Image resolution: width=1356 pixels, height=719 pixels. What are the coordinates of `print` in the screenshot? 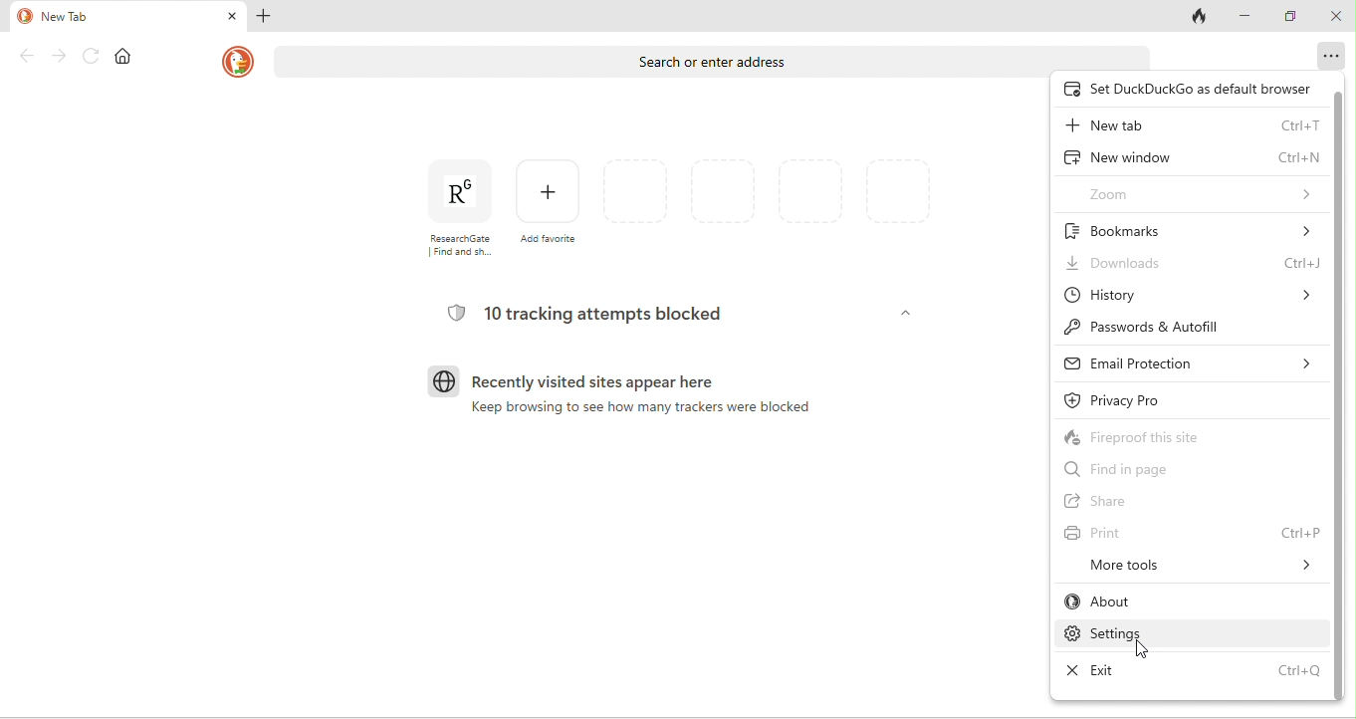 It's located at (1193, 531).